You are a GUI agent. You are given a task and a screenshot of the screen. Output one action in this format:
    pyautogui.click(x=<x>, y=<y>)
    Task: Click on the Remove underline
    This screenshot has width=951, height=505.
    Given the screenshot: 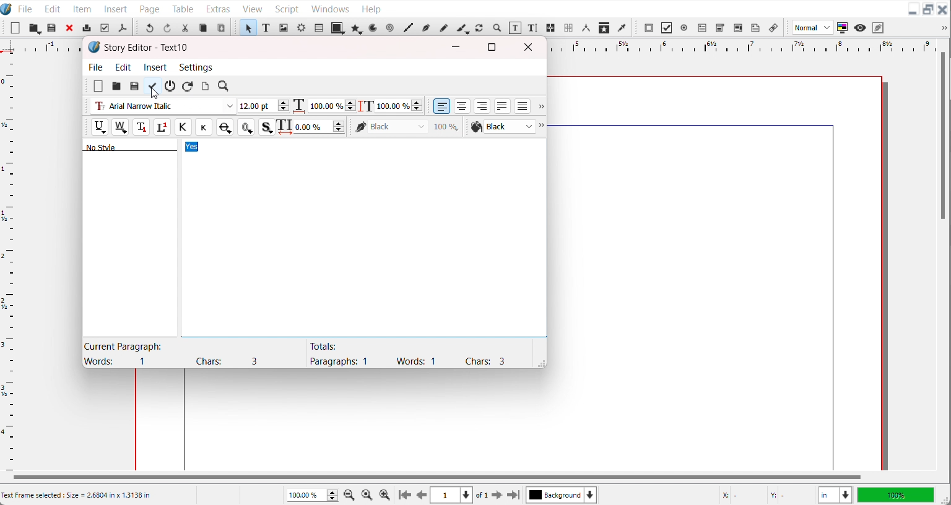 What is the action you would take?
    pyautogui.click(x=119, y=127)
    